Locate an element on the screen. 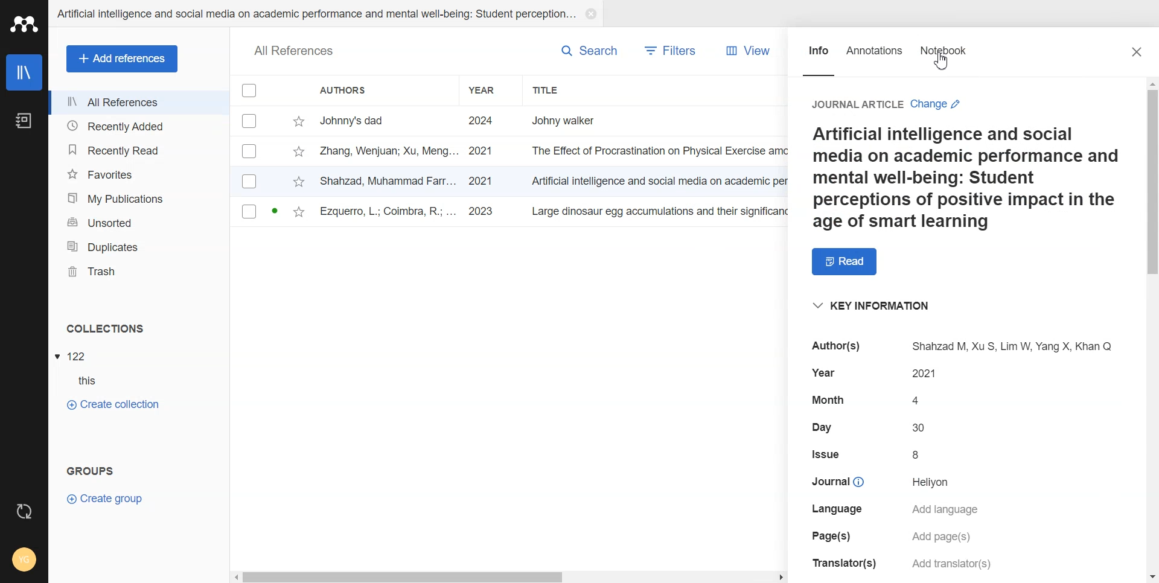  Checkbox is located at coordinates (249, 211).